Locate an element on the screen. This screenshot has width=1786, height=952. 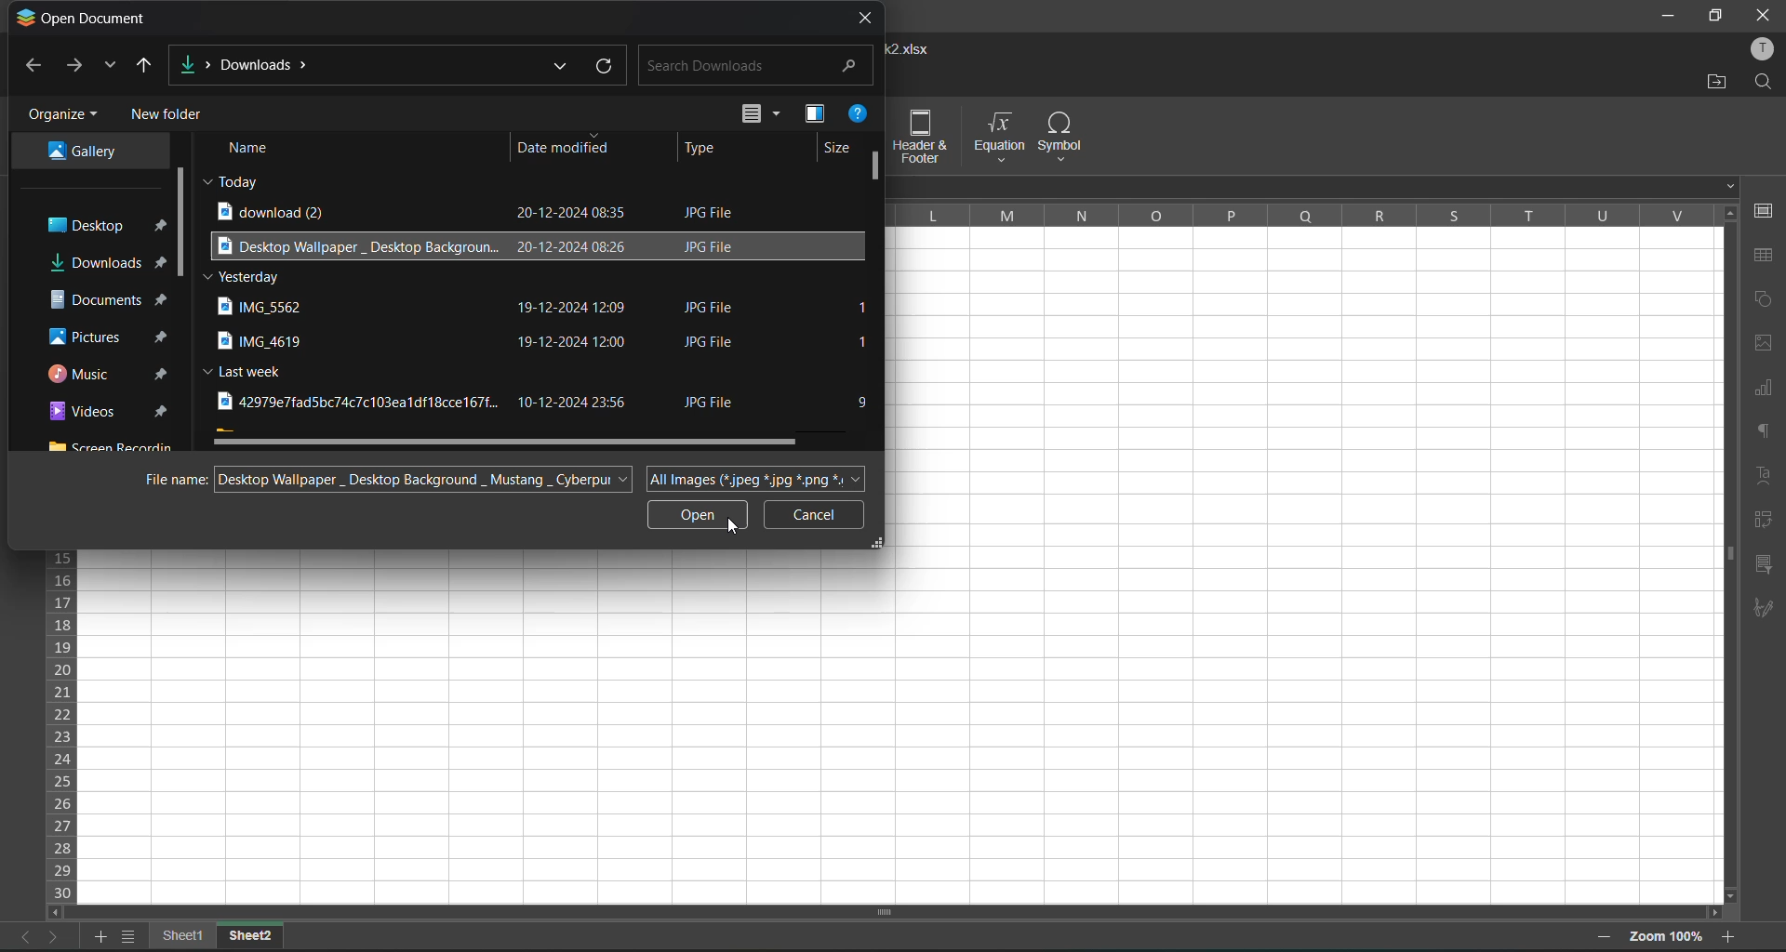
previous locations is located at coordinates (560, 67).